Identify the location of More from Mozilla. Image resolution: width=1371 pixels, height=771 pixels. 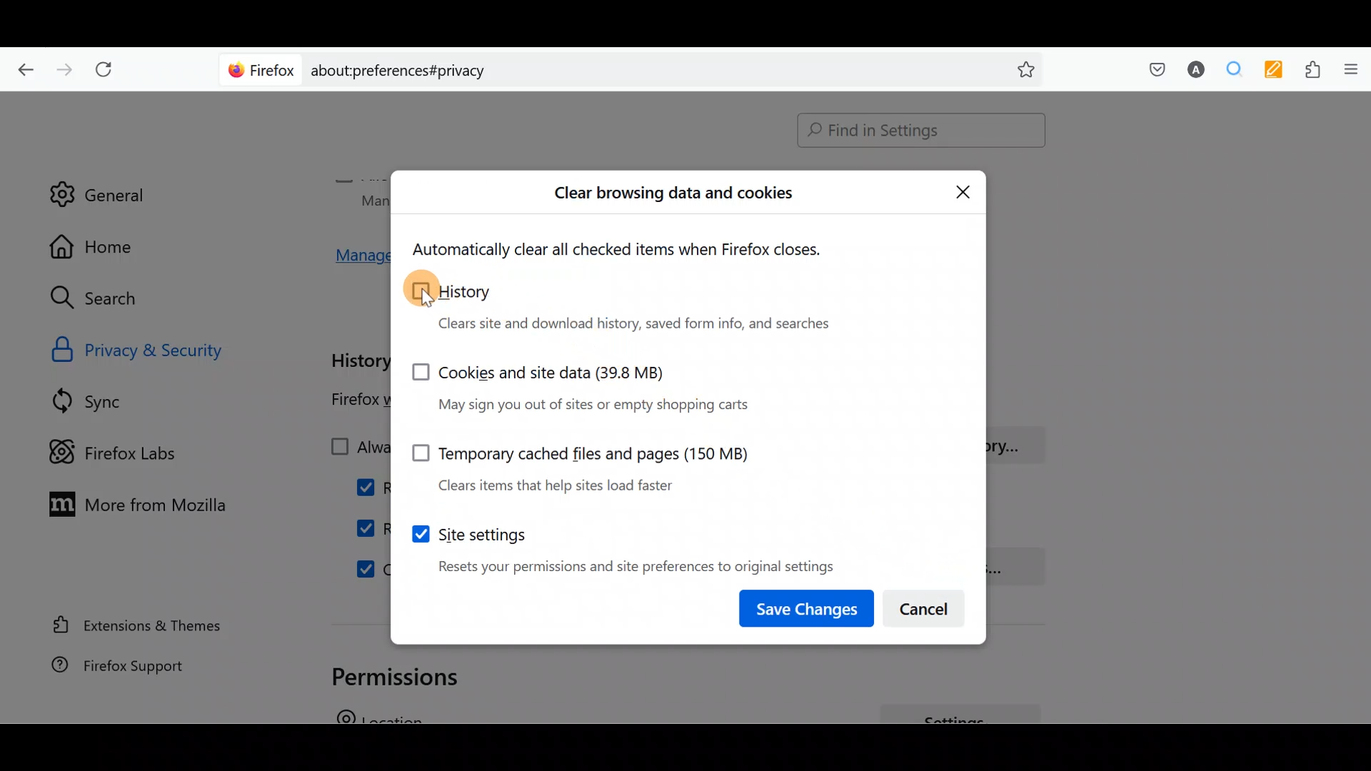
(131, 503).